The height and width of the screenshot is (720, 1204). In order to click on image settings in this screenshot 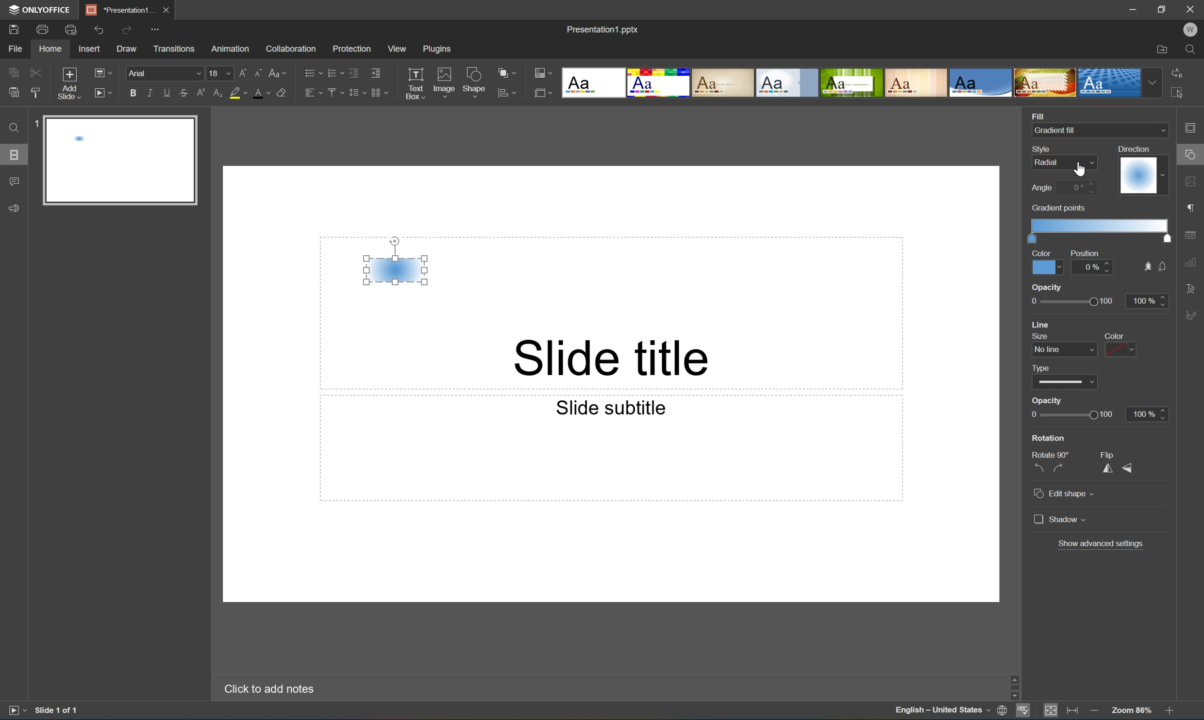, I will do `click(1192, 183)`.